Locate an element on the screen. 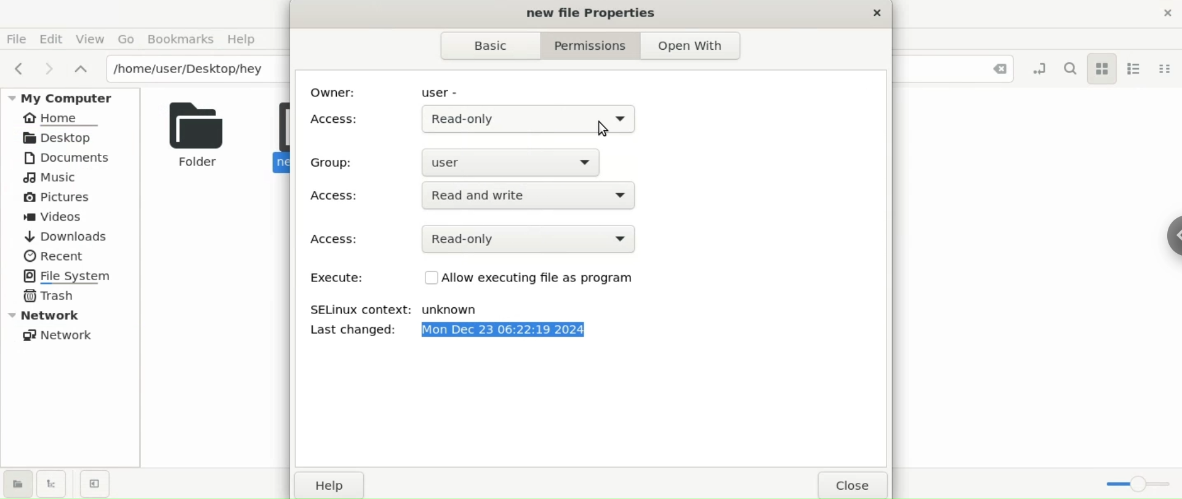 The width and height of the screenshot is (1182, 499). close is located at coordinates (855, 485).